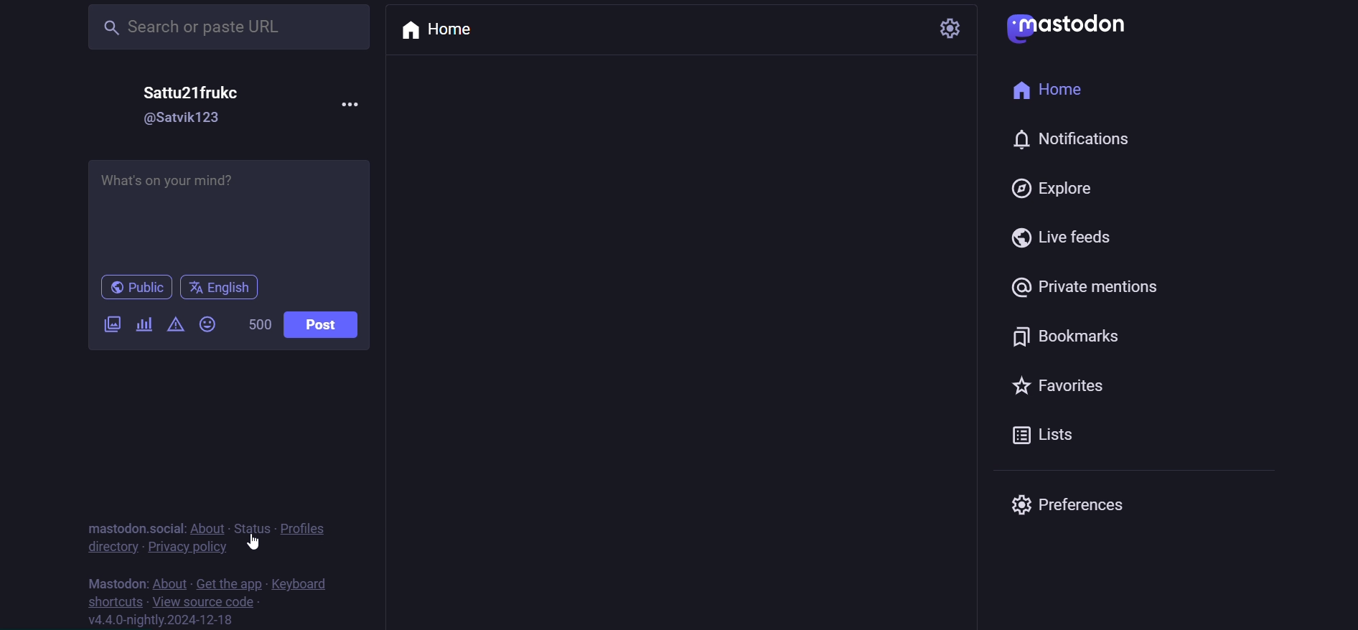 Image resolution: width=1358 pixels, height=630 pixels. Describe the element at coordinates (136, 288) in the screenshot. I see `public` at that location.